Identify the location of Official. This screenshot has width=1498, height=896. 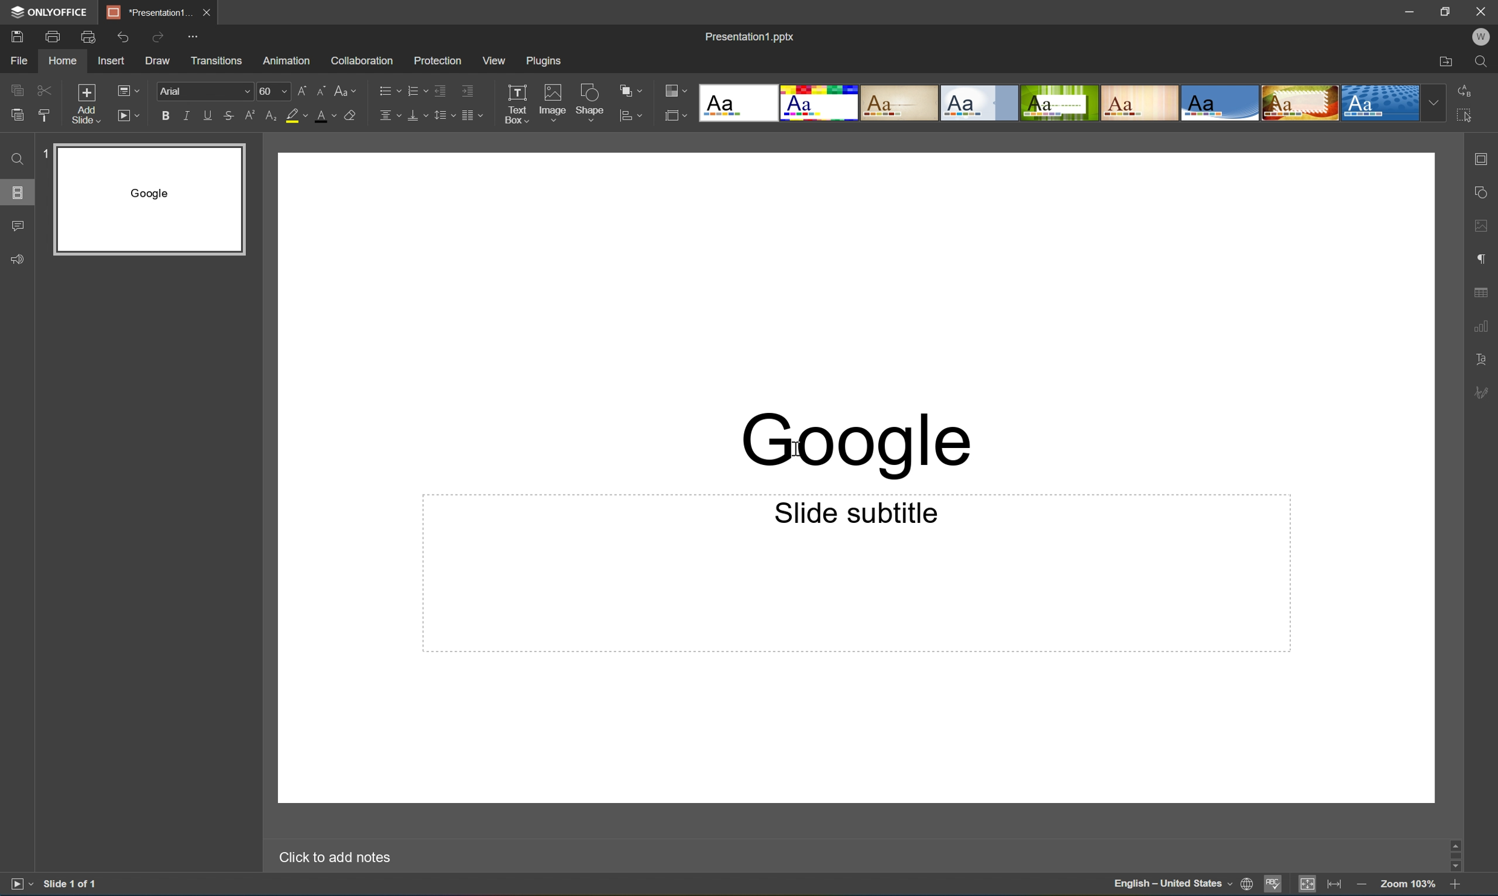
(979, 104).